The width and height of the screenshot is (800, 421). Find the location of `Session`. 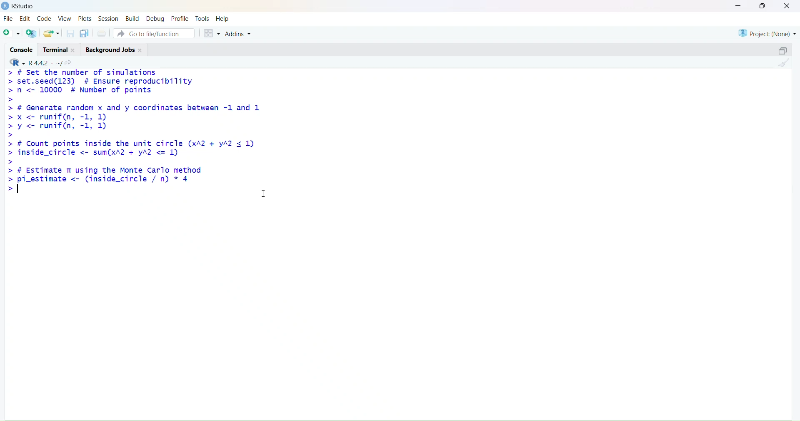

Session is located at coordinates (107, 18).